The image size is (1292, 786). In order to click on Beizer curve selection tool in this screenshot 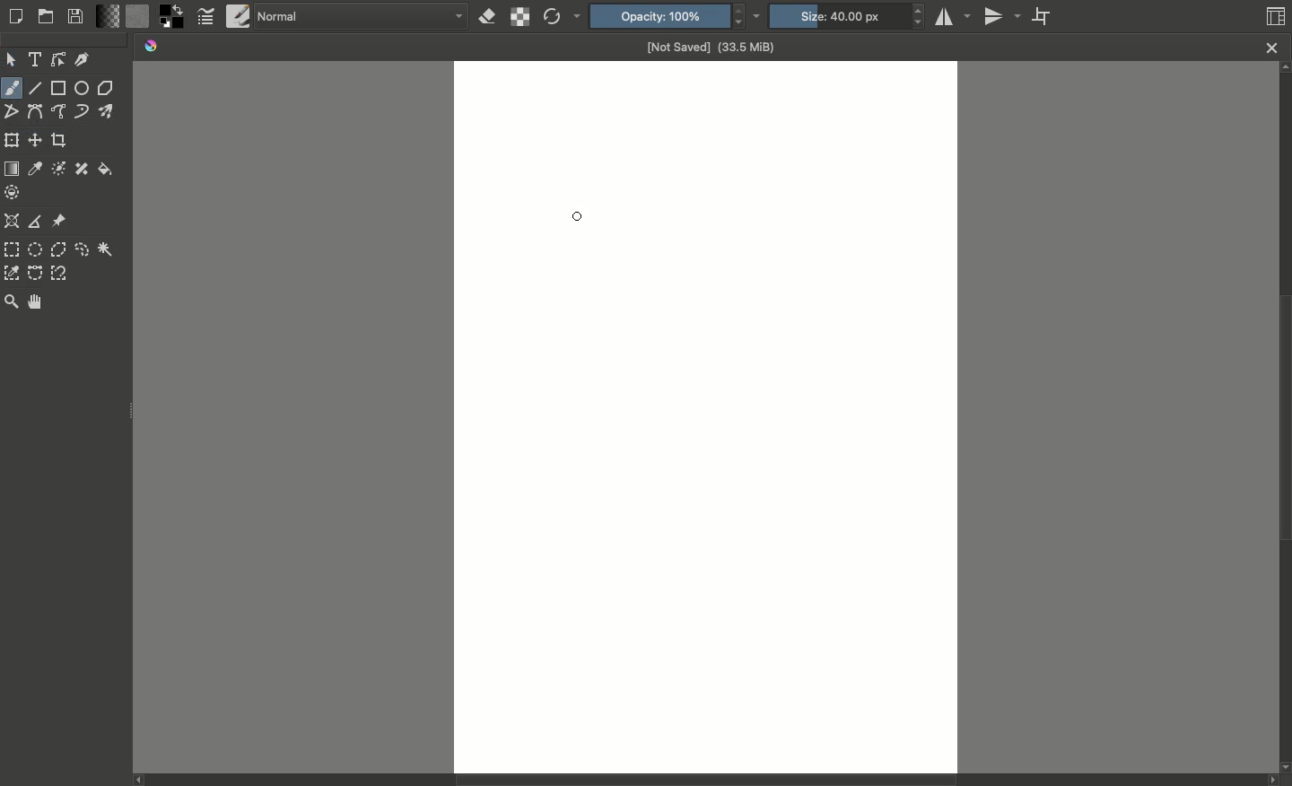, I will do `click(36, 272)`.